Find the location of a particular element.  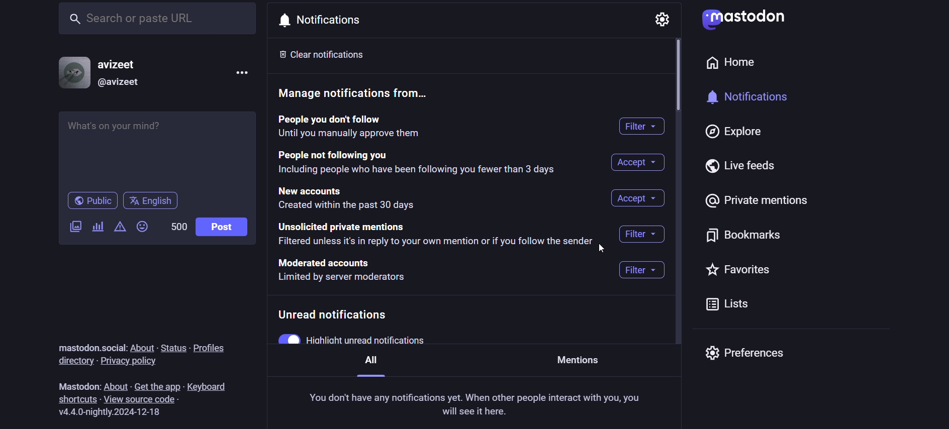

notifications is located at coordinates (324, 20).